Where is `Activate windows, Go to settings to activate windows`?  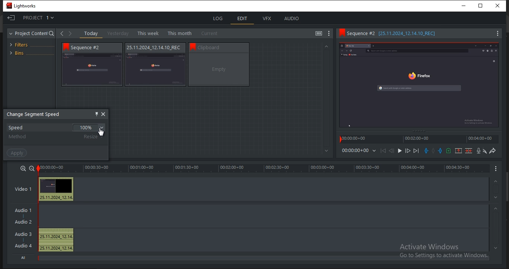 Activate windows, Go to settings to activate windows is located at coordinates (443, 251).